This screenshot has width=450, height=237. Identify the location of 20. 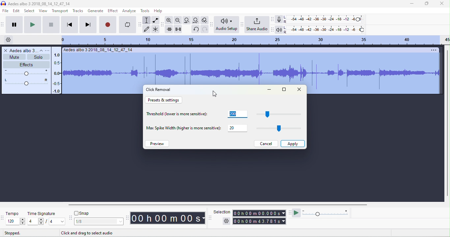
(237, 128).